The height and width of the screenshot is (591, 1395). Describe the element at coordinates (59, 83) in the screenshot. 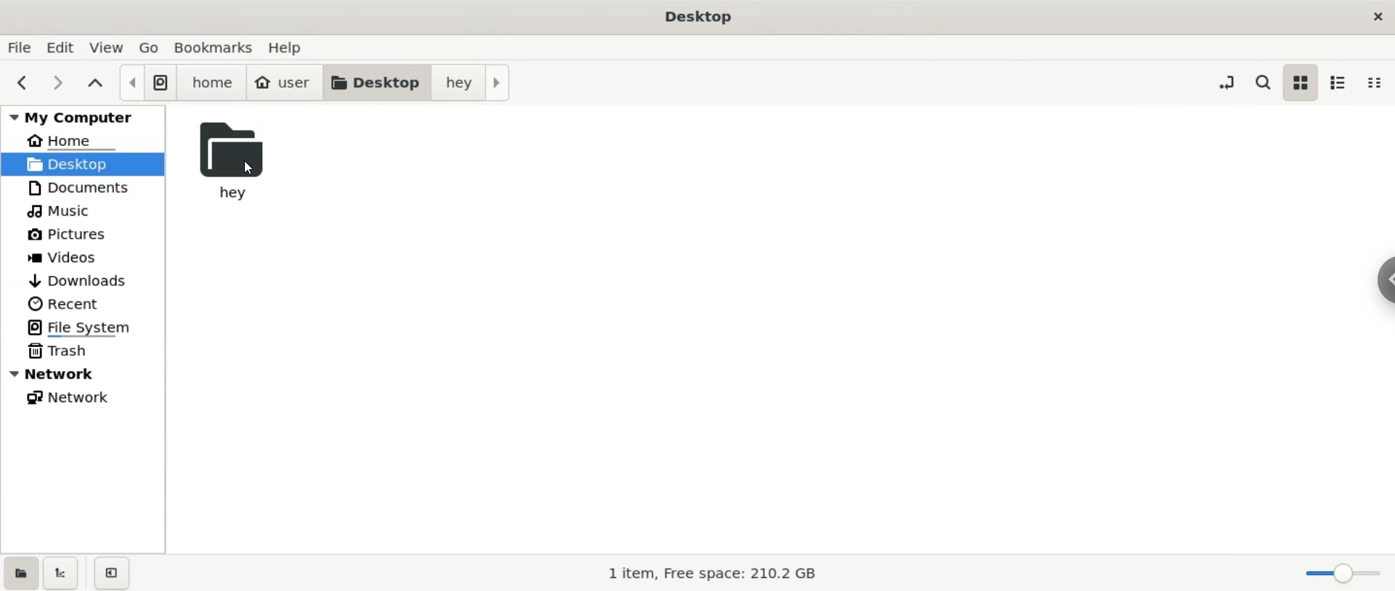

I see `next` at that location.